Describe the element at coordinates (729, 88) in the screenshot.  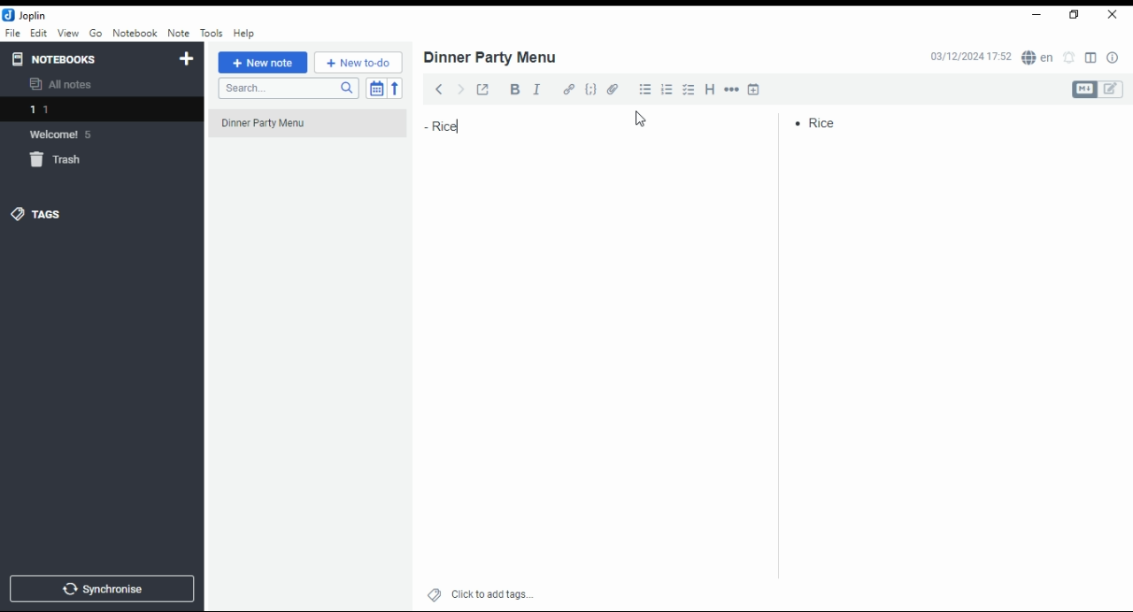
I see `horizontal rule` at that location.